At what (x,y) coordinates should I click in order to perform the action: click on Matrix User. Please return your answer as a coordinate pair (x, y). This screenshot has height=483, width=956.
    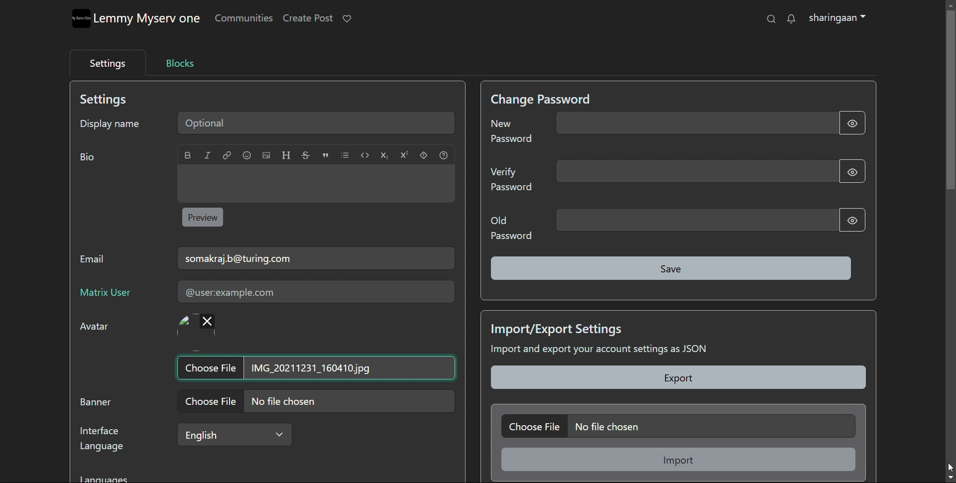
    Looking at the image, I should click on (109, 294).